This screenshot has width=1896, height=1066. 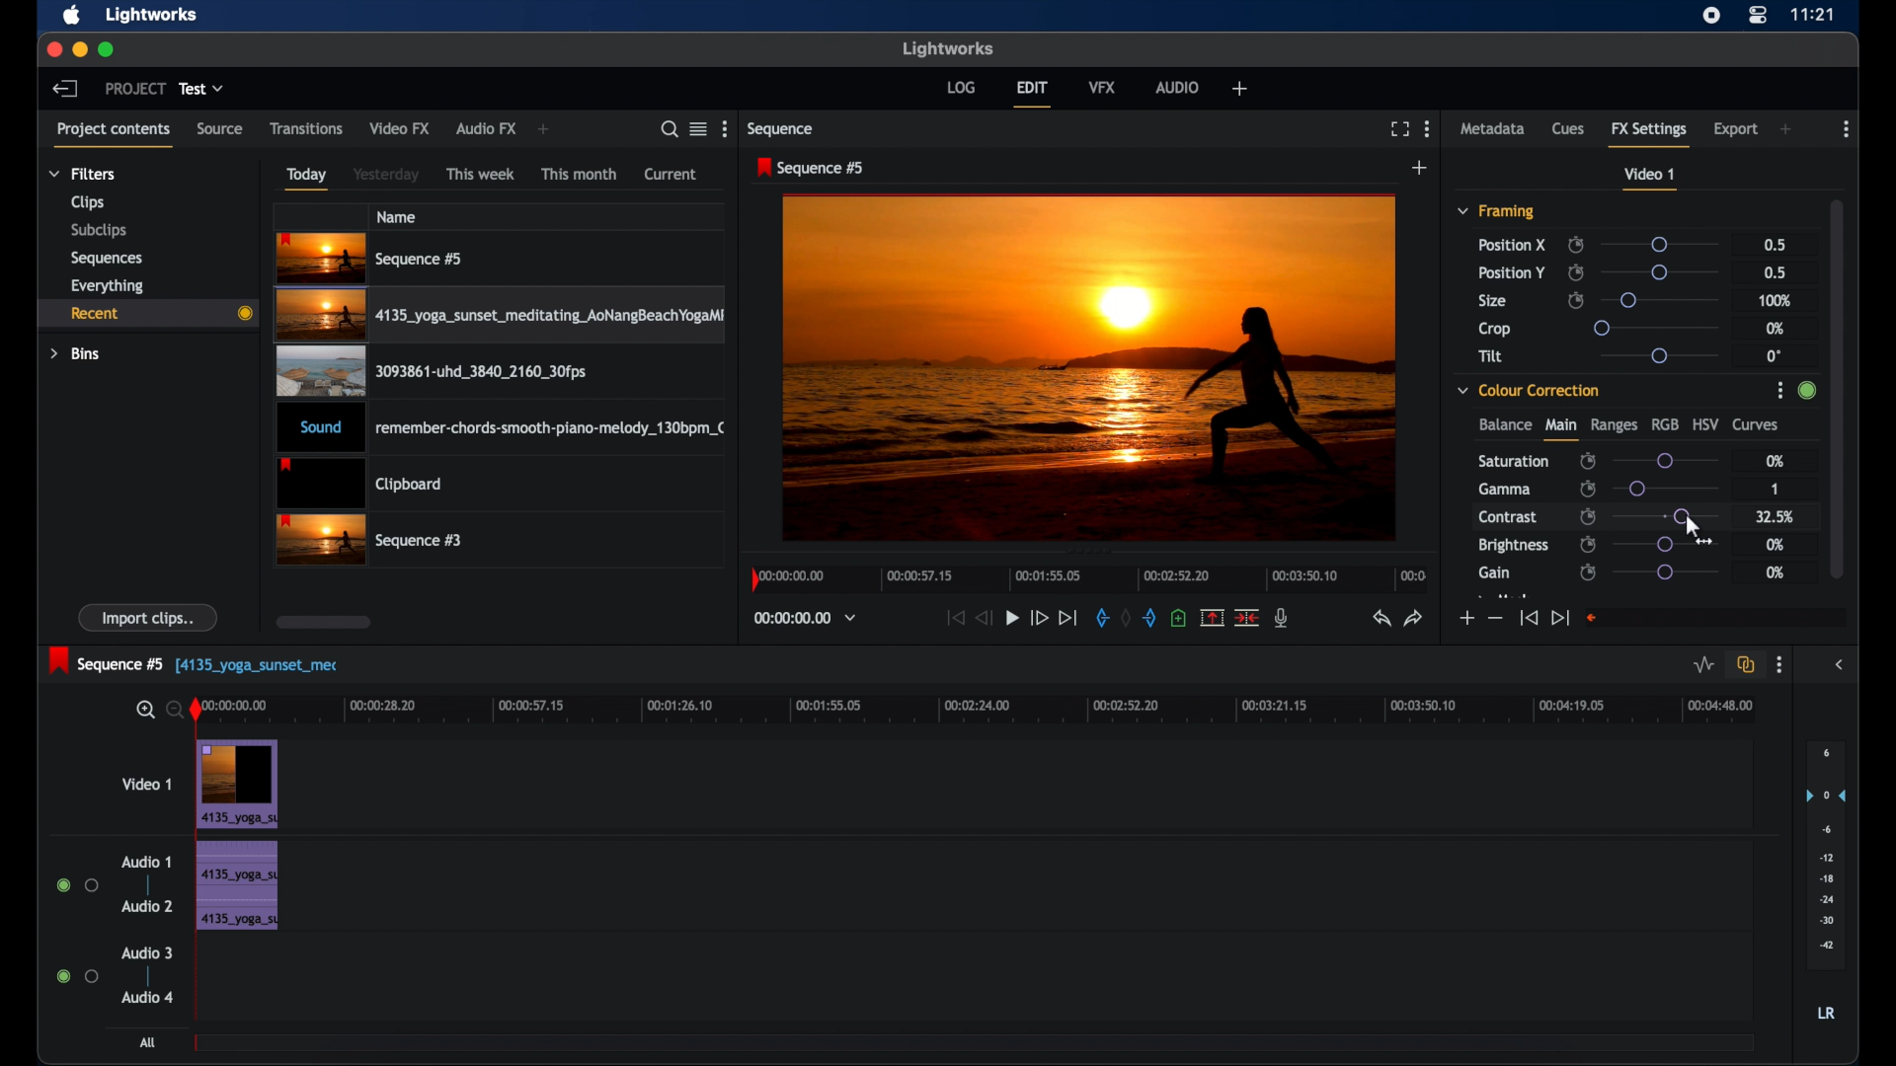 What do you see at coordinates (1843, 665) in the screenshot?
I see `sidebar` at bounding box center [1843, 665].